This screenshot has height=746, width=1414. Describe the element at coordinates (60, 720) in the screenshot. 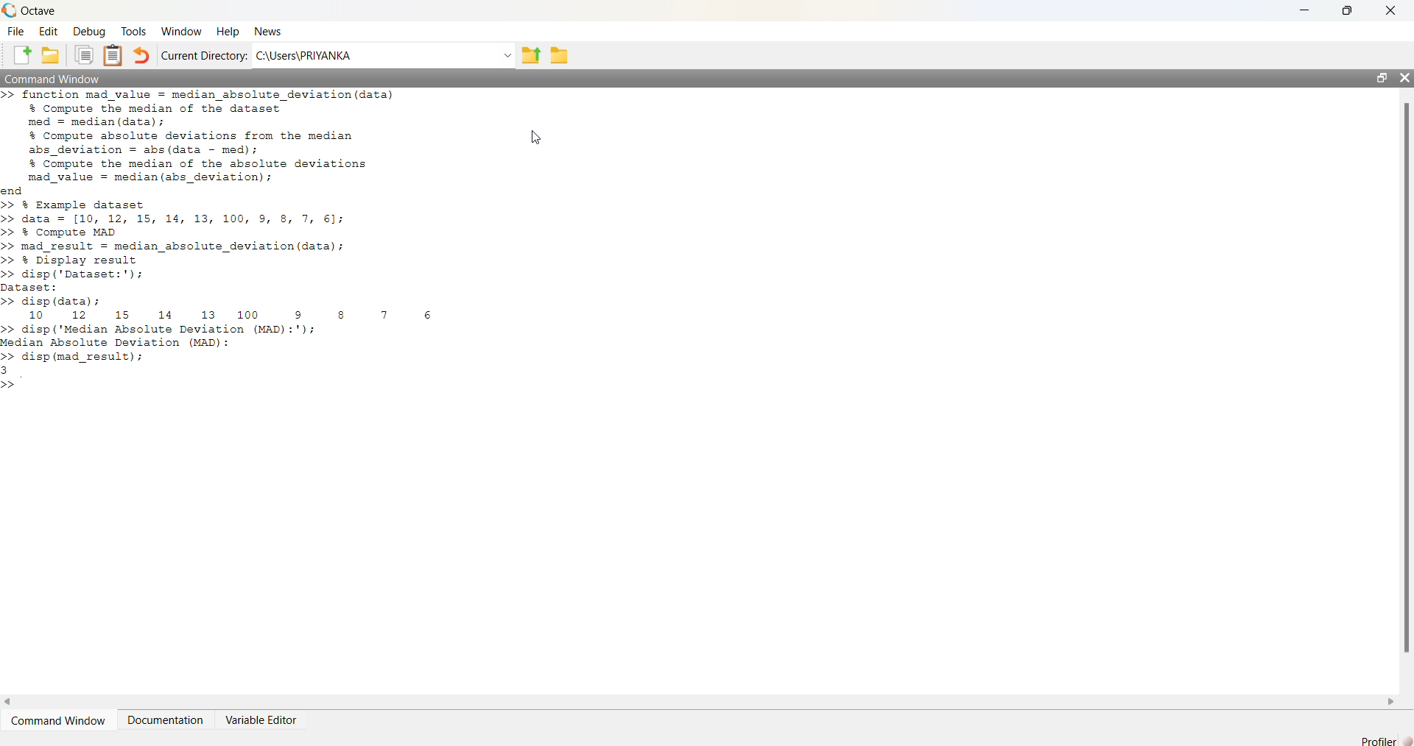

I see `Command Window` at that location.